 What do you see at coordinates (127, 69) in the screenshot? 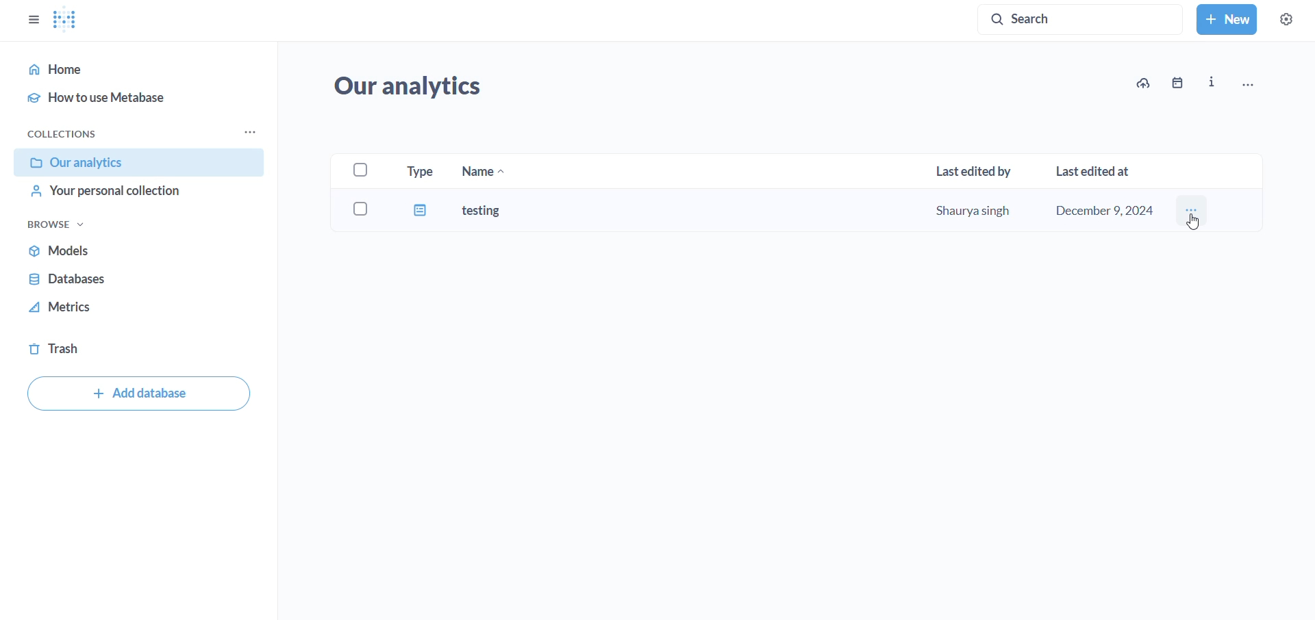
I see `home` at bounding box center [127, 69].